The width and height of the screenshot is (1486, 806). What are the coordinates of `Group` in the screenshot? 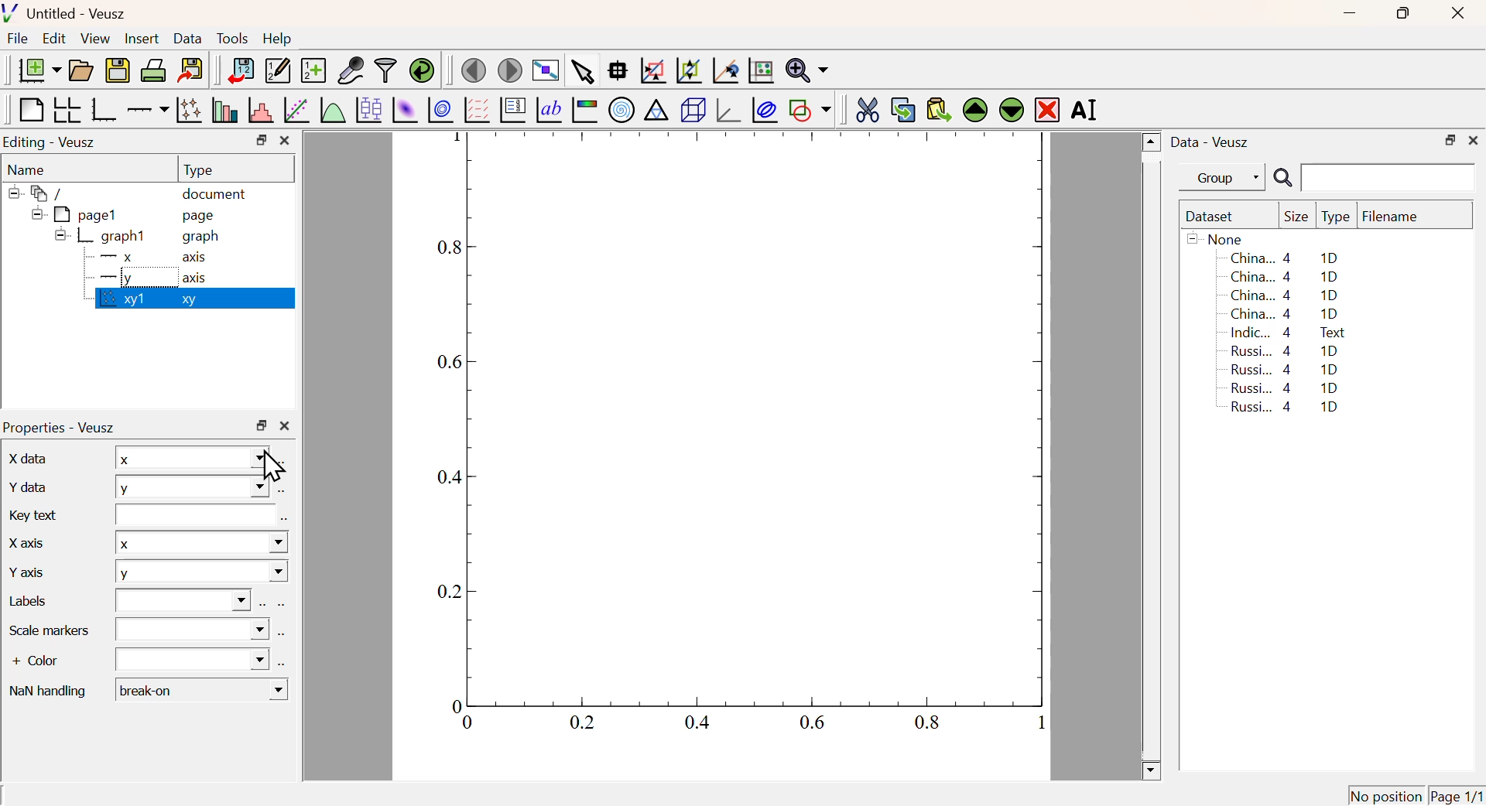 It's located at (1227, 179).